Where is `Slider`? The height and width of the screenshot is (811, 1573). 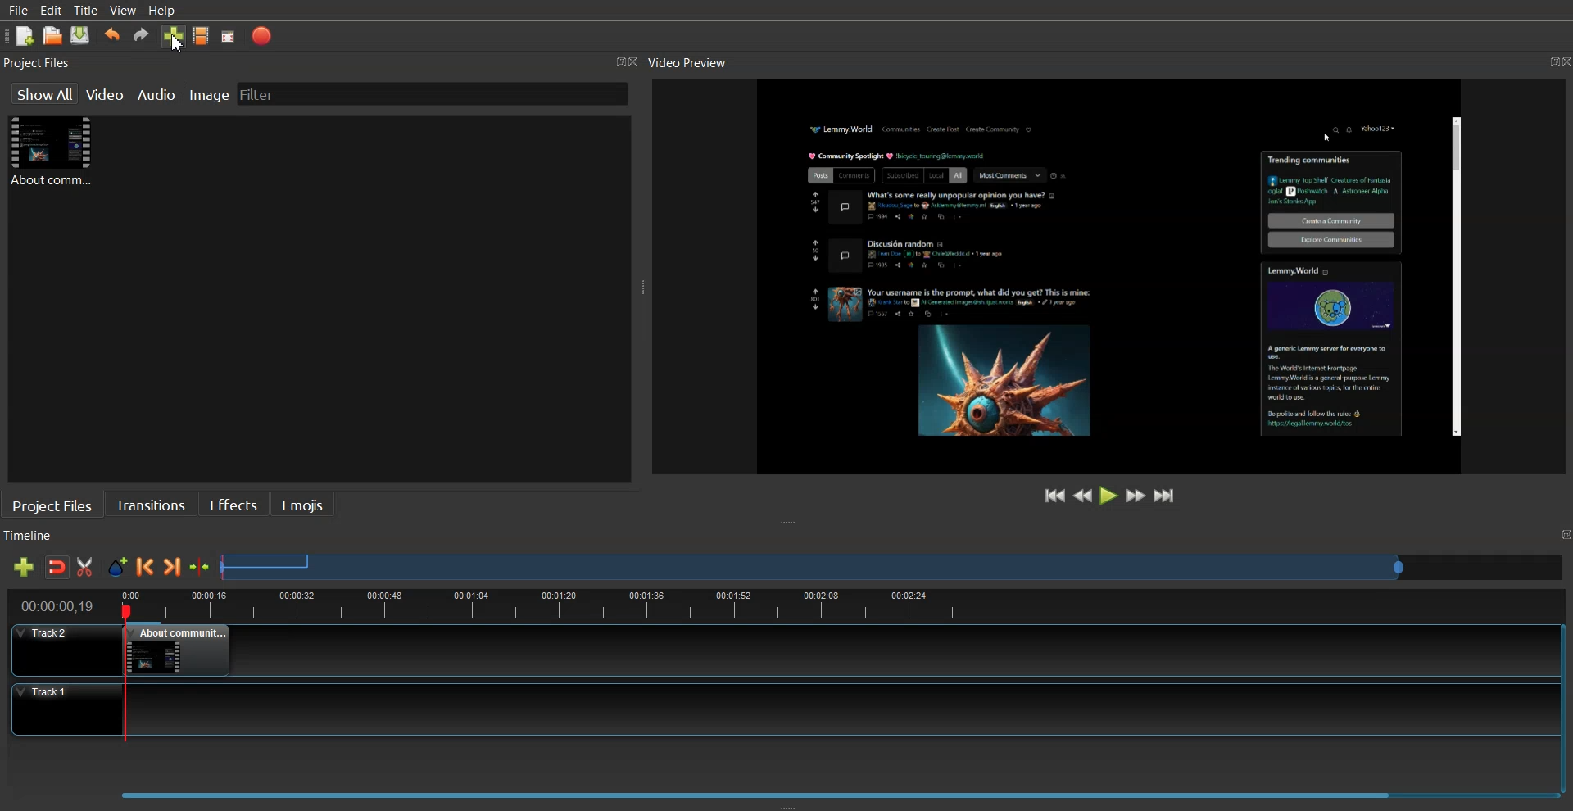 Slider is located at coordinates (893, 566).